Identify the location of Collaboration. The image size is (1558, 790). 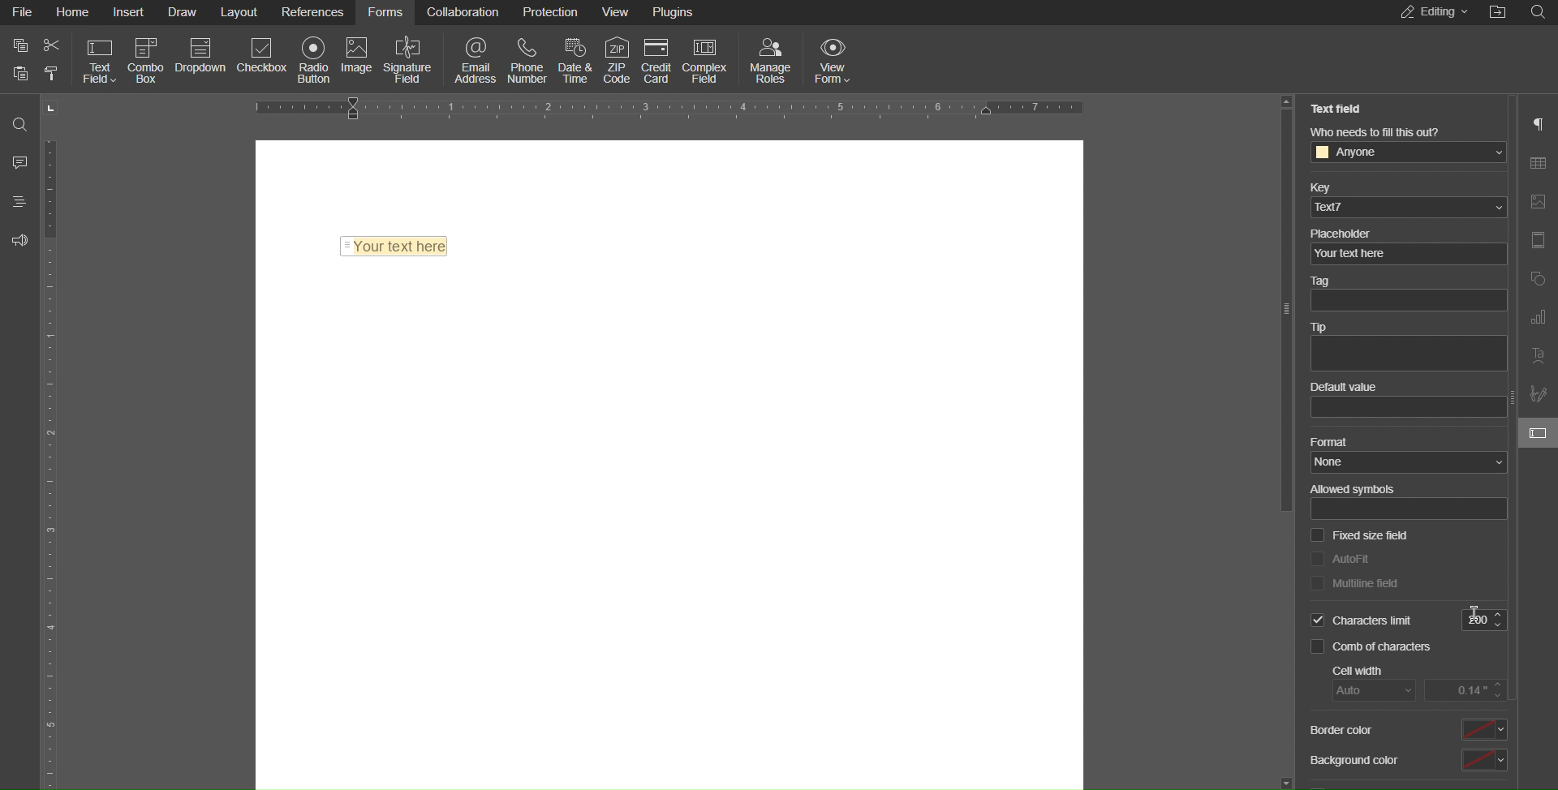
(463, 12).